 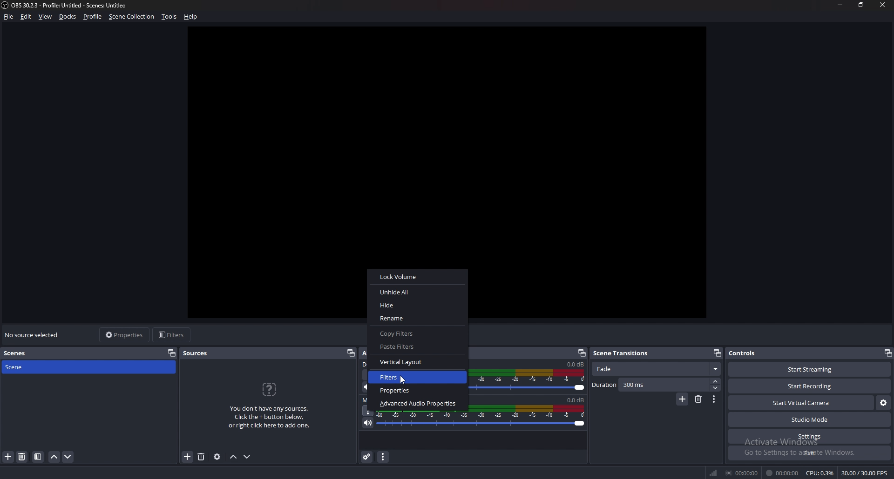 What do you see at coordinates (450, 146) in the screenshot?
I see `preview` at bounding box center [450, 146].